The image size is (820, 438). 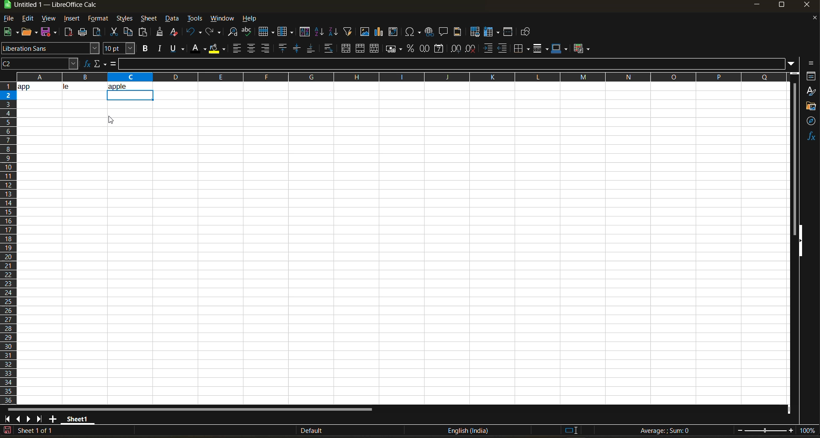 What do you see at coordinates (398, 74) in the screenshot?
I see `rows` at bounding box center [398, 74].